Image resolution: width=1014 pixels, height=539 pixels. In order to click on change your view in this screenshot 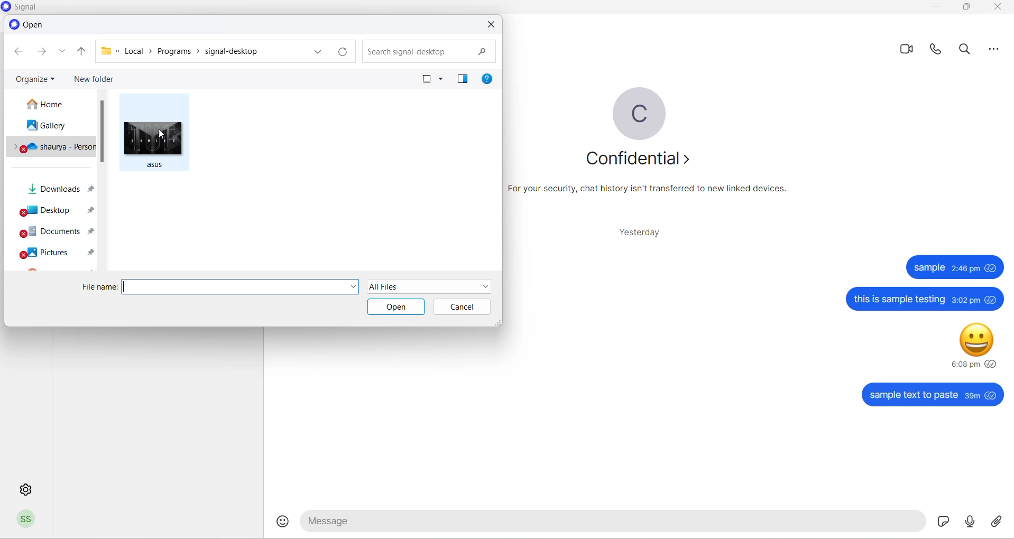, I will do `click(419, 79)`.